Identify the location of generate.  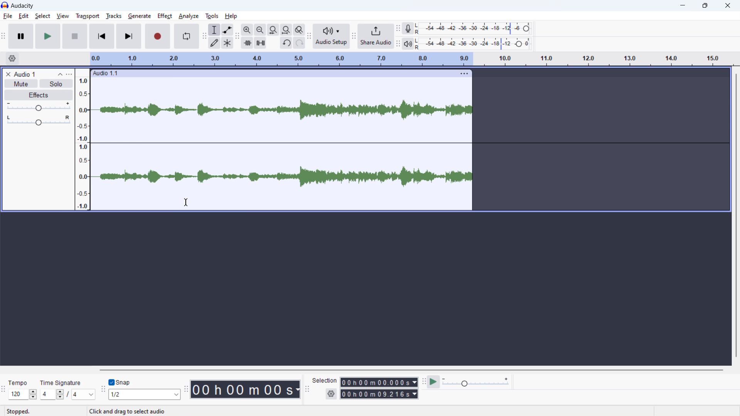
(140, 16).